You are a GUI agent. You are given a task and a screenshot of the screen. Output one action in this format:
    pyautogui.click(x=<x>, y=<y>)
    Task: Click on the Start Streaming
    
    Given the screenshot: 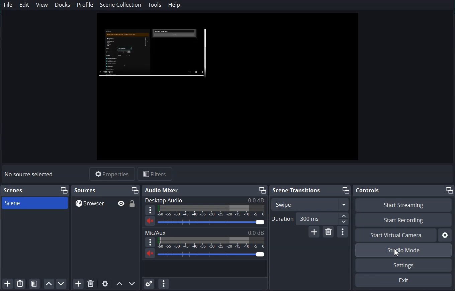 What is the action you would take?
    pyautogui.click(x=403, y=204)
    